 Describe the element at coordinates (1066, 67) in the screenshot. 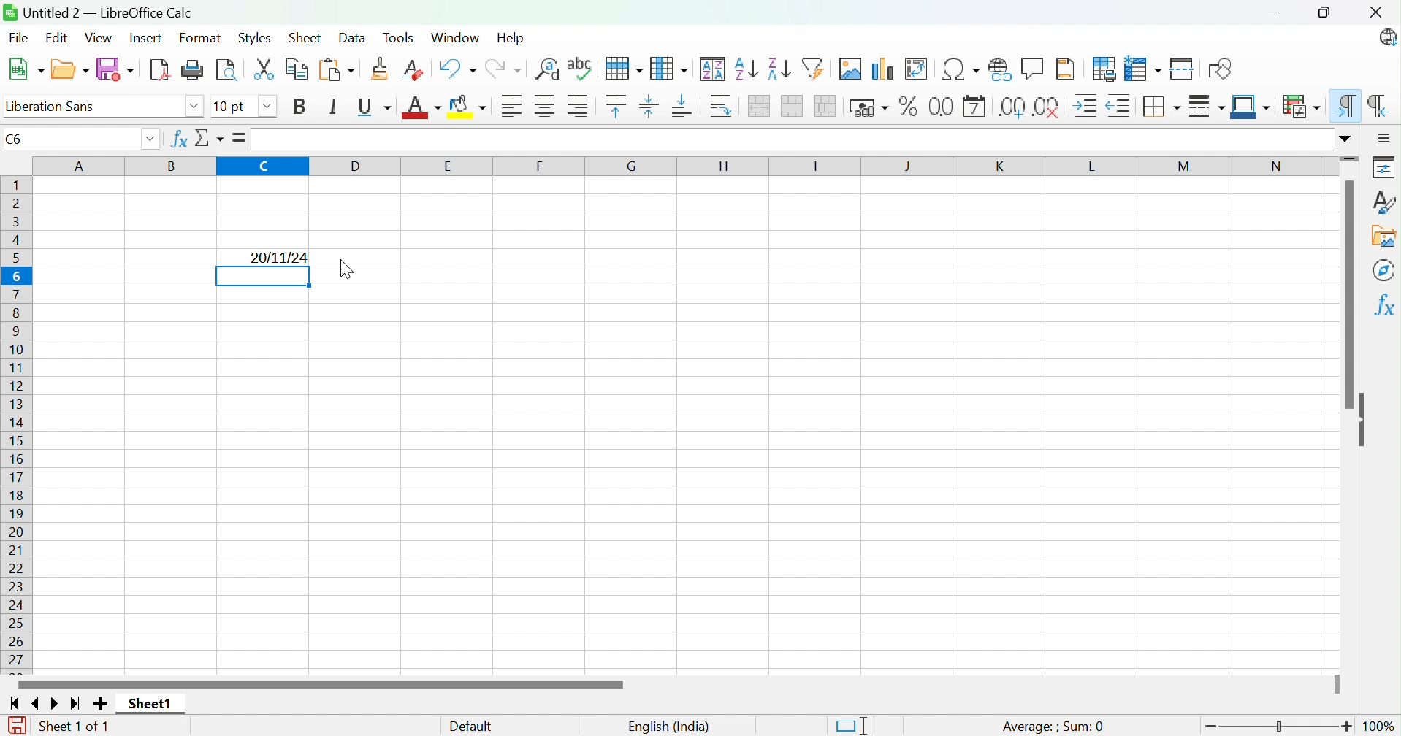

I see `Headers and footers` at that location.